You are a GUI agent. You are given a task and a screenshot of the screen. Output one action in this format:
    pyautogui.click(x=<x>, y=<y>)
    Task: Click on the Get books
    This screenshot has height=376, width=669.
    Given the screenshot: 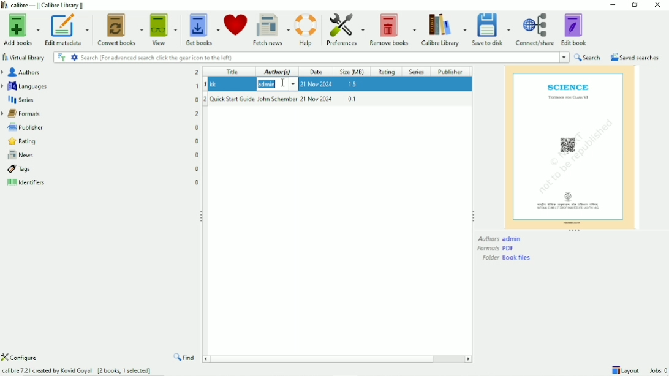 What is the action you would take?
    pyautogui.click(x=202, y=30)
    